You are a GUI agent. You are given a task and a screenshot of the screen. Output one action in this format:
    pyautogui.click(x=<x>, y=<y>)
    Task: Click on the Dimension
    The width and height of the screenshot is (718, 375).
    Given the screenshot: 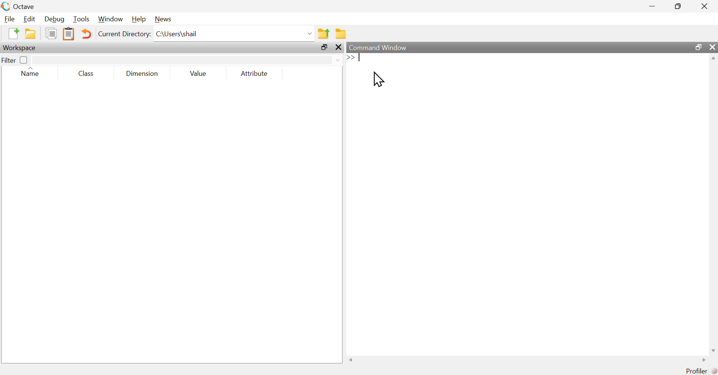 What is the action you would take?
    pyautogui.click(x=142, y=74)
    